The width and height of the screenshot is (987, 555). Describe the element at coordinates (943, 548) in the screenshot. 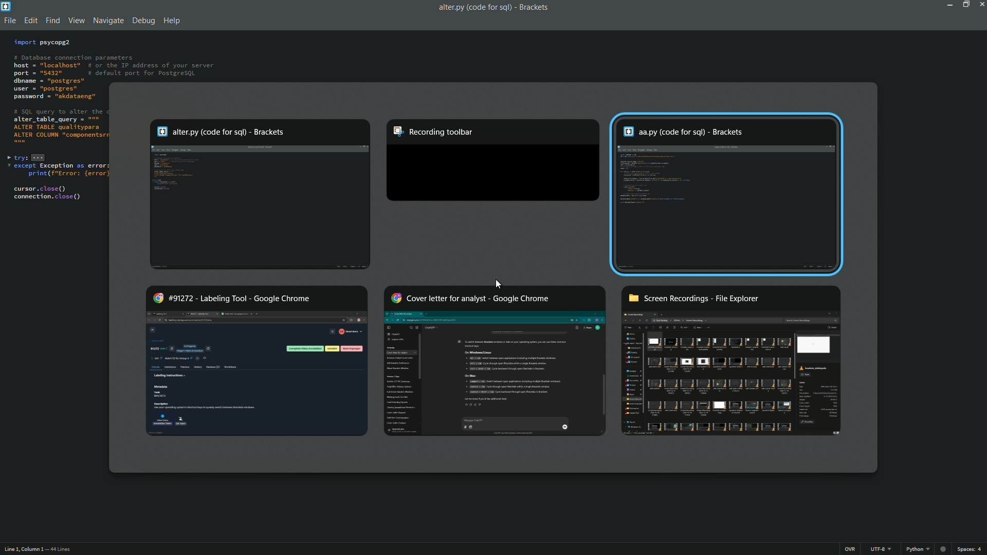

I see `No linter available` at that location.